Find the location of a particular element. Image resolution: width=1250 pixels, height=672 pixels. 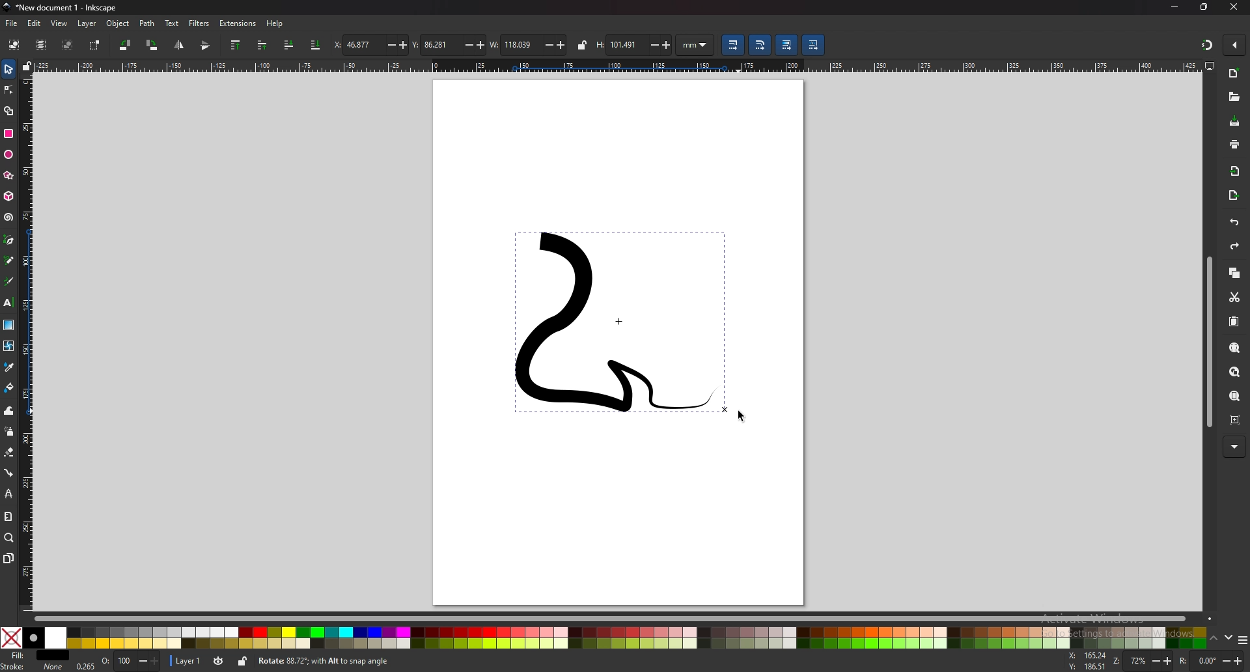

pen is located at coordinates (8, 240).